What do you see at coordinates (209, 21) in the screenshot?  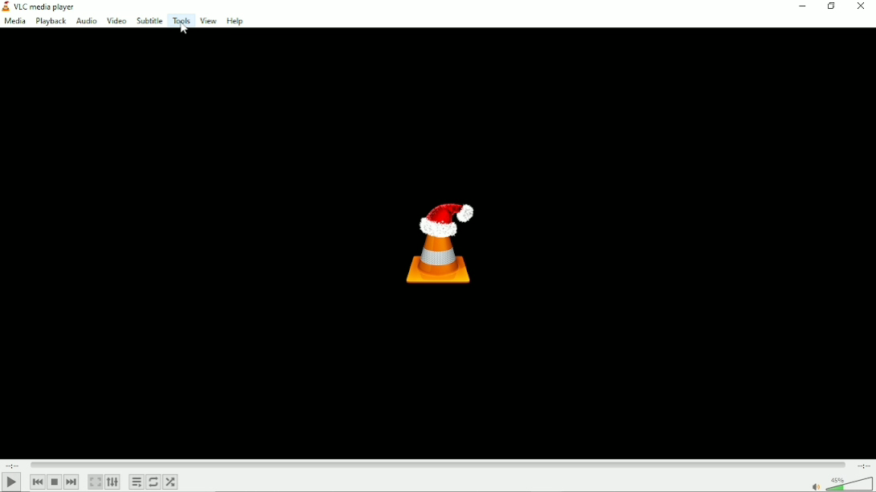 I see `View` at bounding box center [209, 21].